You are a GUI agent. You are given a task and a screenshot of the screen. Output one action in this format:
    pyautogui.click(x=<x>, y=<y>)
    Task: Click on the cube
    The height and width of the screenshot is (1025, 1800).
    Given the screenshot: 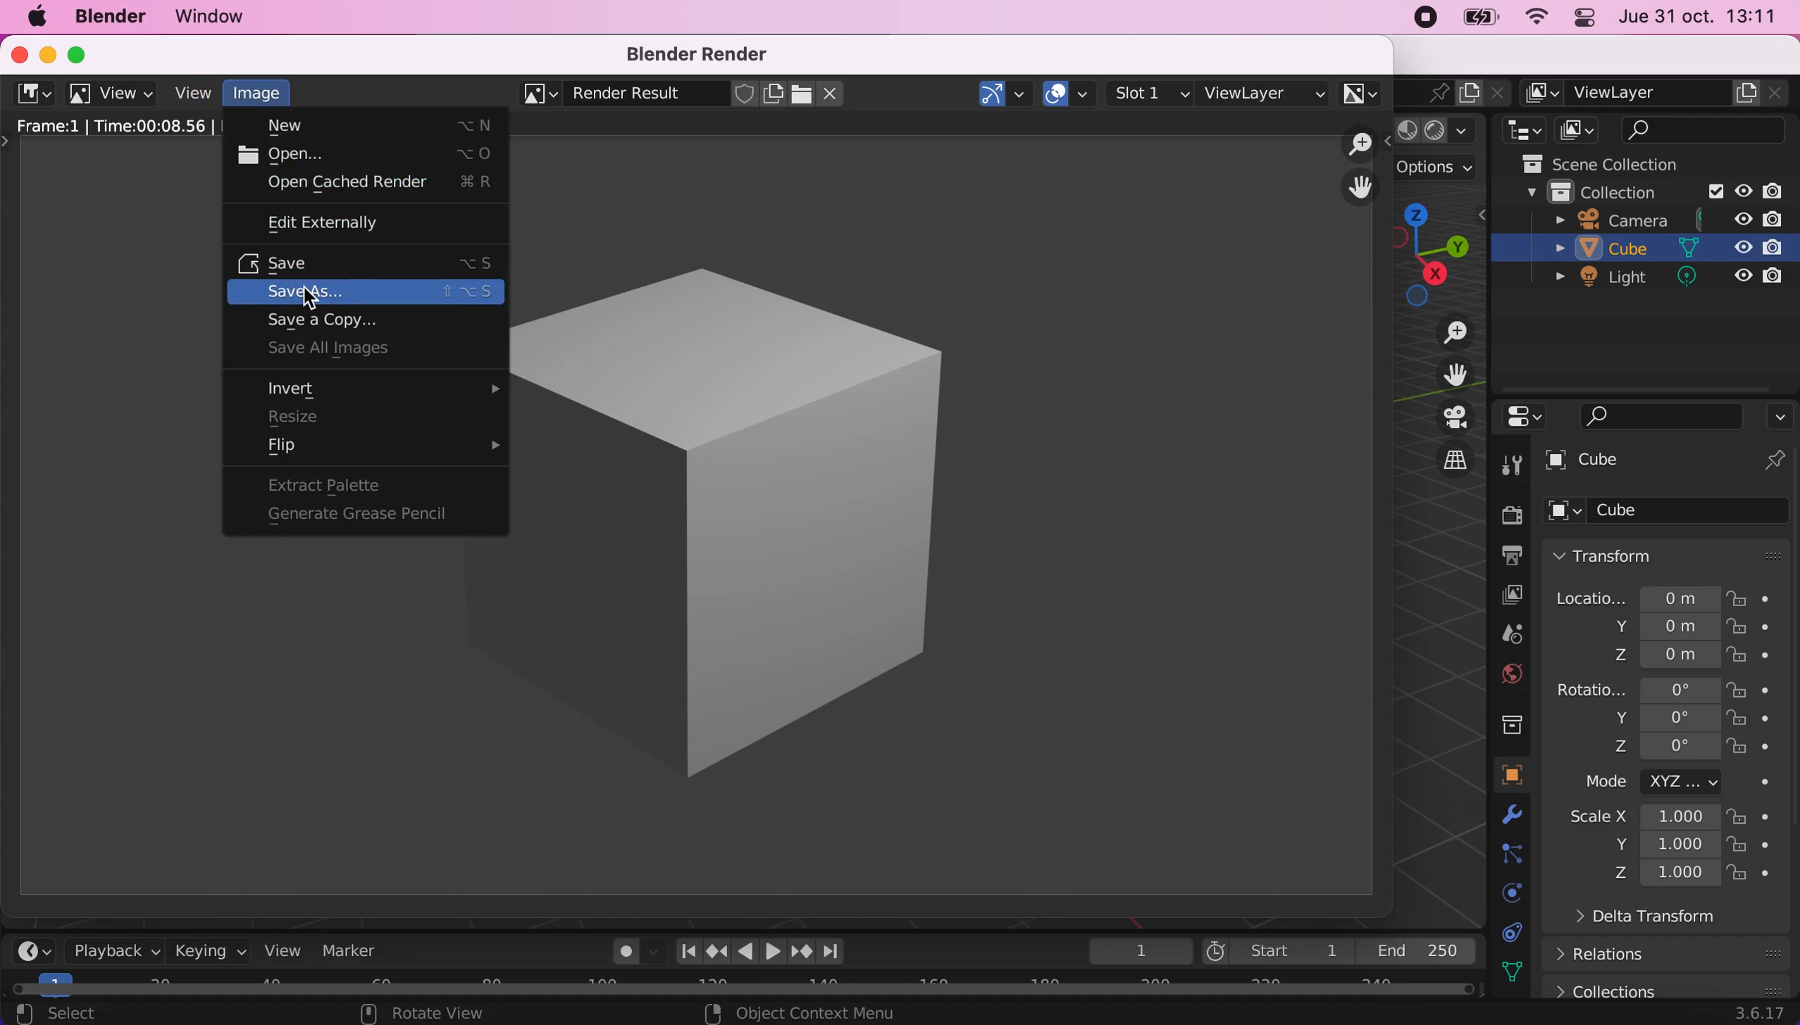 What is the action you would take?
    pyautogui.click(x=1651, y=251)
    